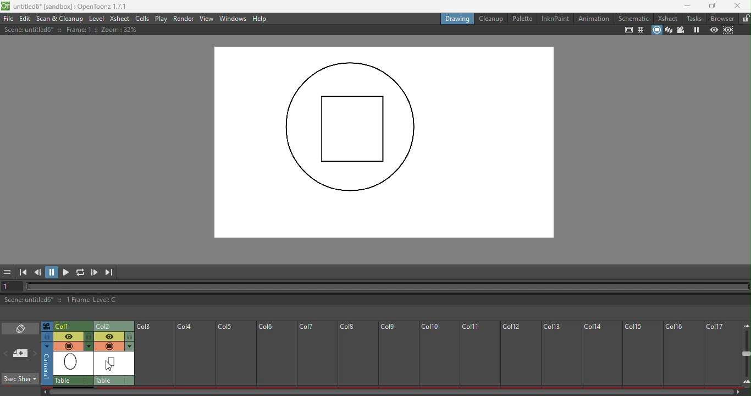  Describe the element at coordinates (23, 272) in the screenshot. I see `First frame` at that location.